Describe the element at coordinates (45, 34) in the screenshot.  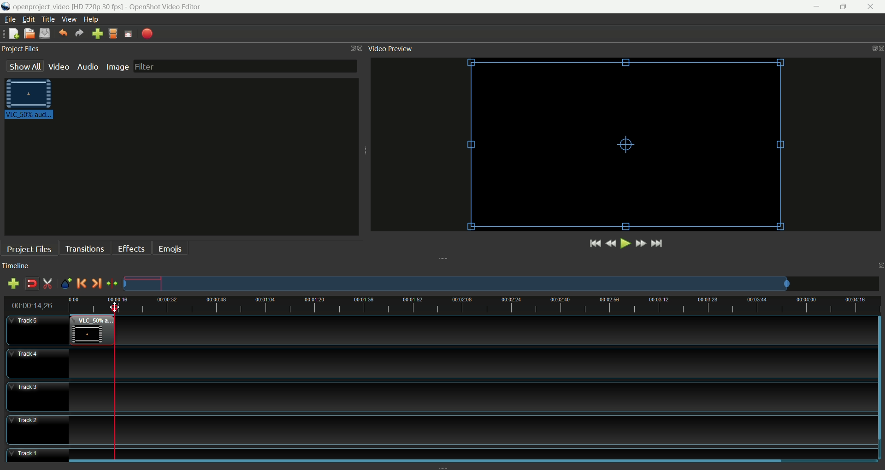
I see `save project` at that location.